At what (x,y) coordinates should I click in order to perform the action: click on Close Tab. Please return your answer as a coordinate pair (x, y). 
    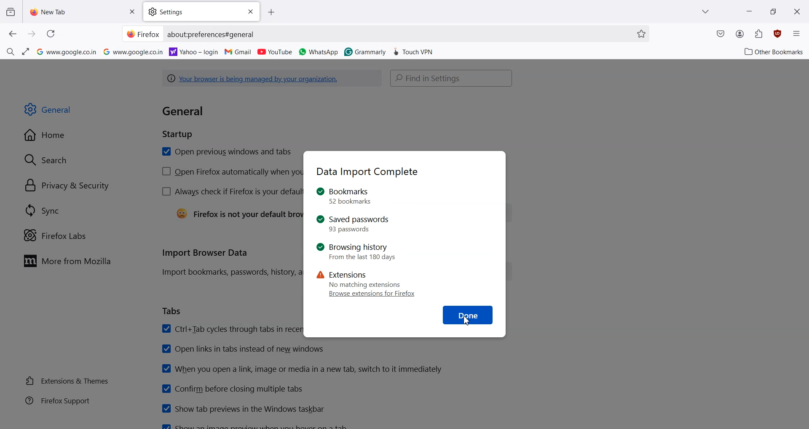
    Looking at the image, I should click on (132, 12).